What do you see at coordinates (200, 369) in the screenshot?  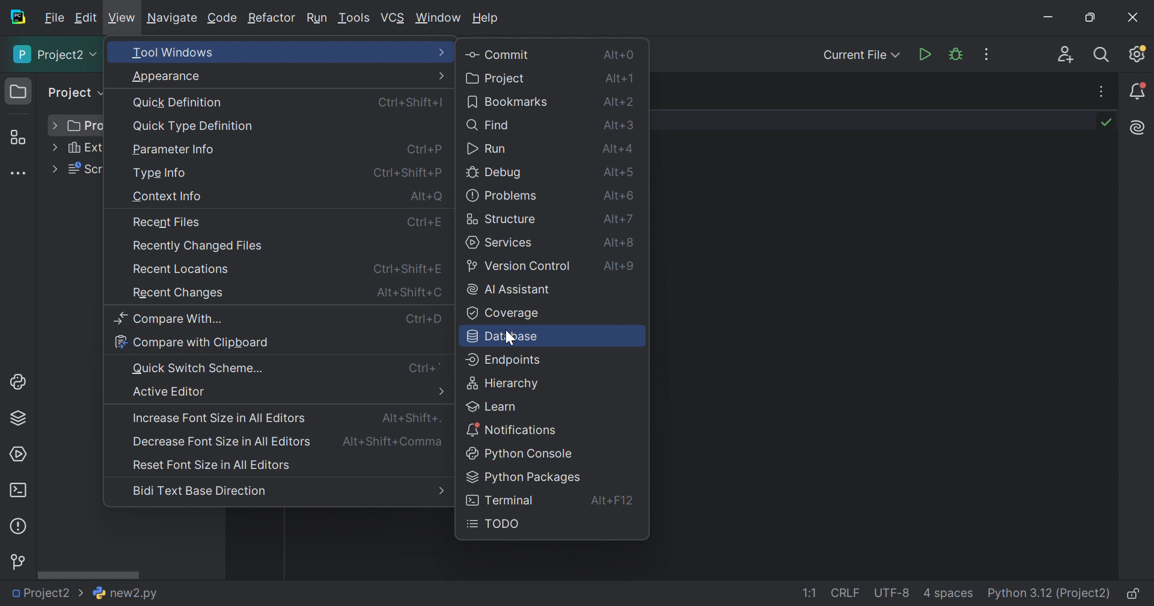 I see `Quick switch scheme` at bounding box center [200, 369].